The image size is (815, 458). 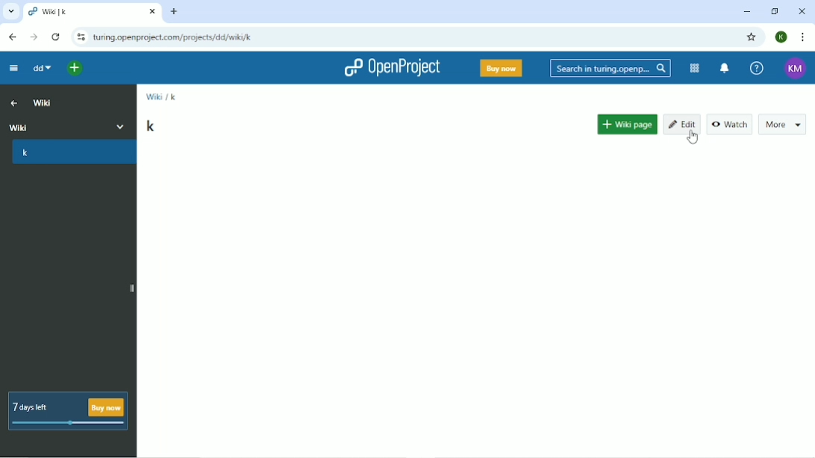 I want to click on Minimize, so click(x=746, y=11).